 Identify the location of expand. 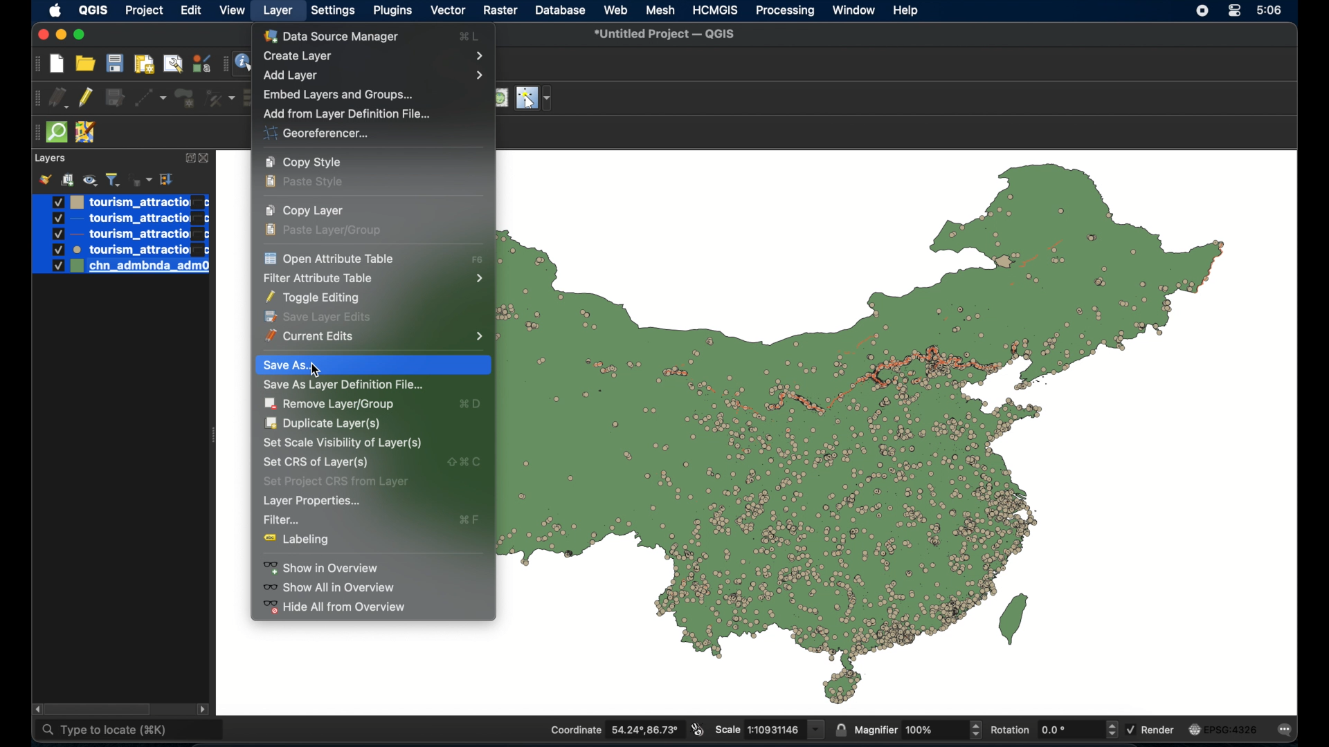
(188, 158).